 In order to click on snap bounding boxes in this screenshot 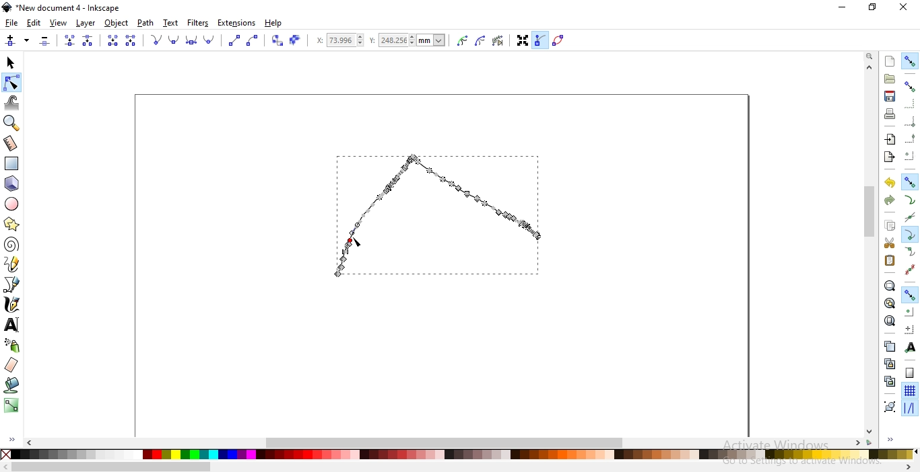, I will do `click(910, 85)`.